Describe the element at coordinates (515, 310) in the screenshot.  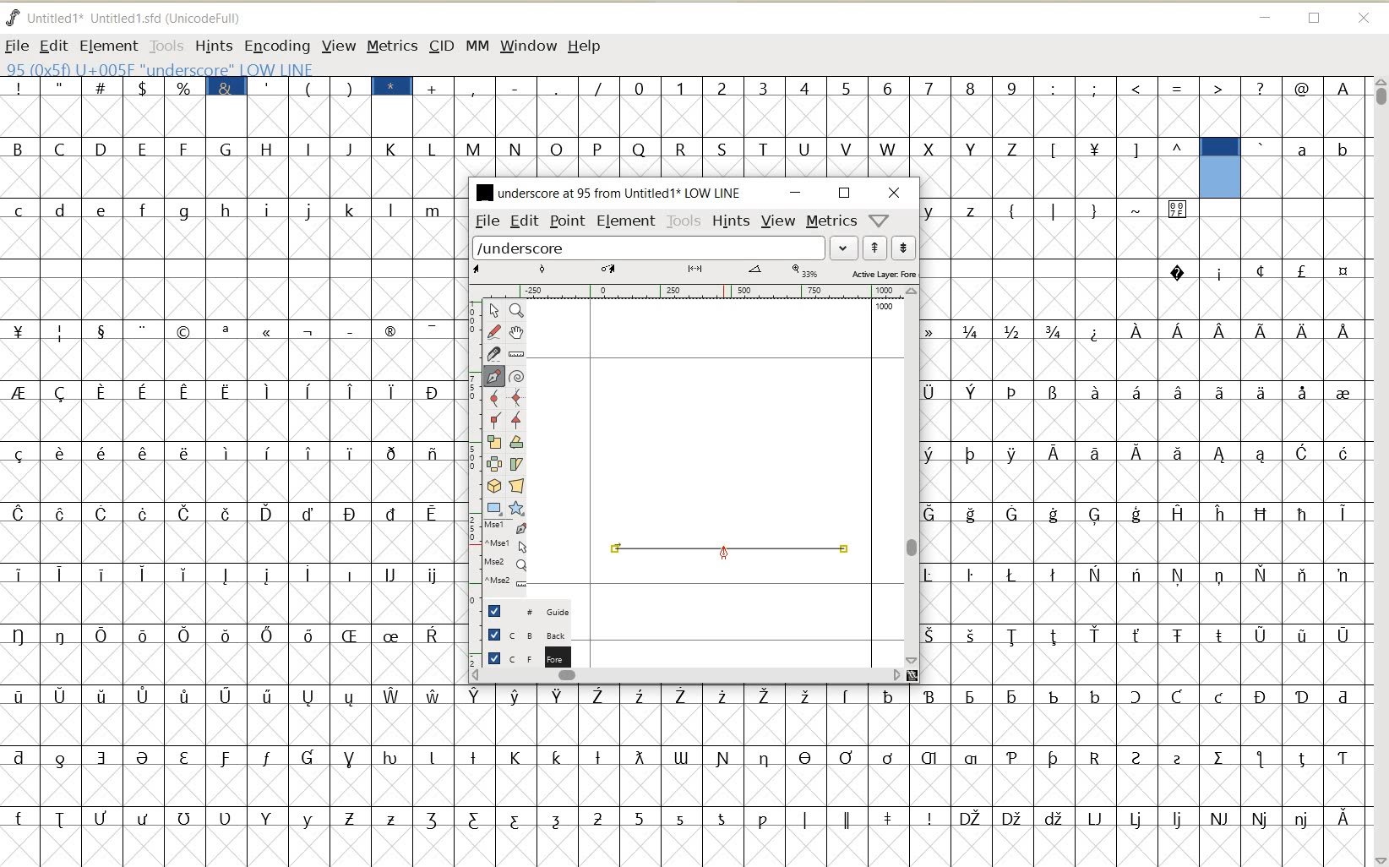
I see `Magnify` at that location.